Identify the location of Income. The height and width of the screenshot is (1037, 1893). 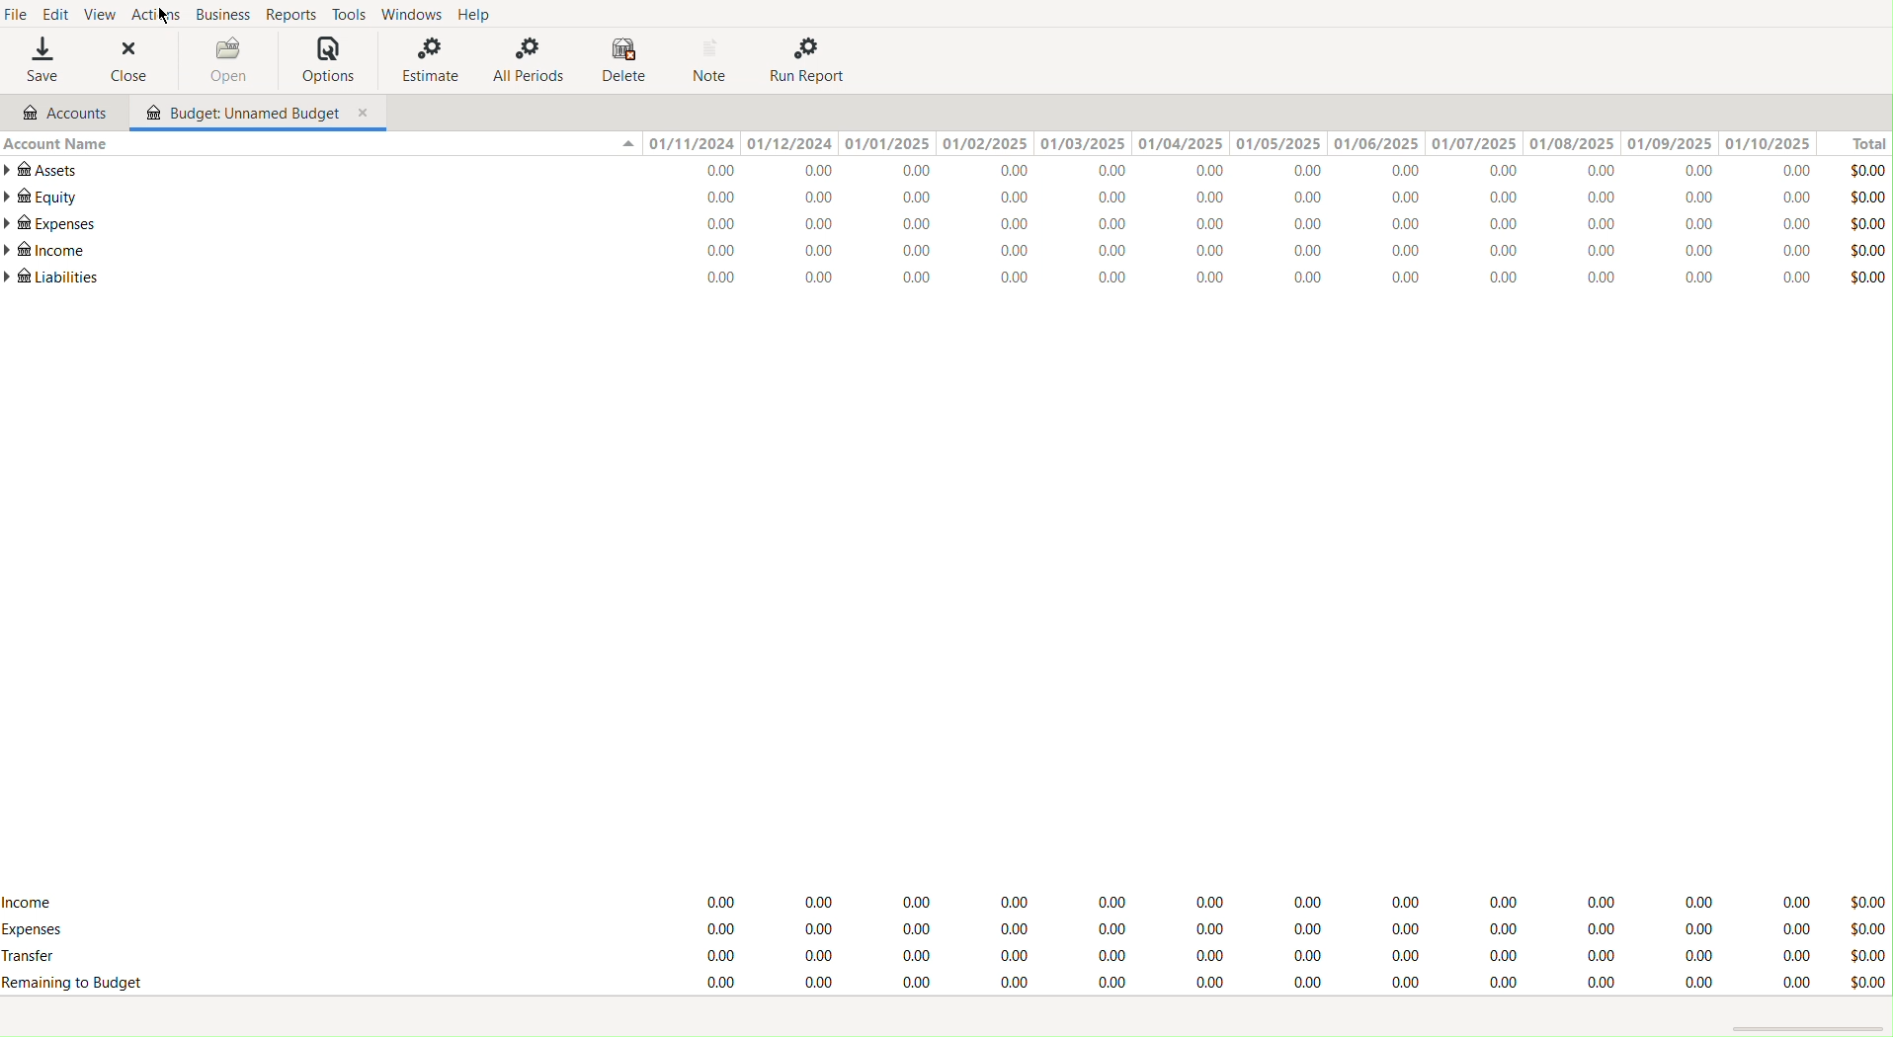
(47, 252).